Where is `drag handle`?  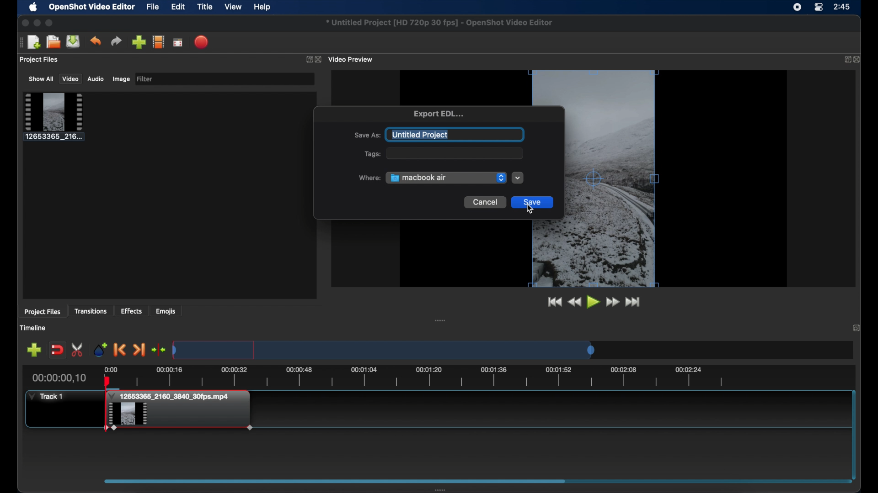
drag handle is located at coordinates (440, 320).